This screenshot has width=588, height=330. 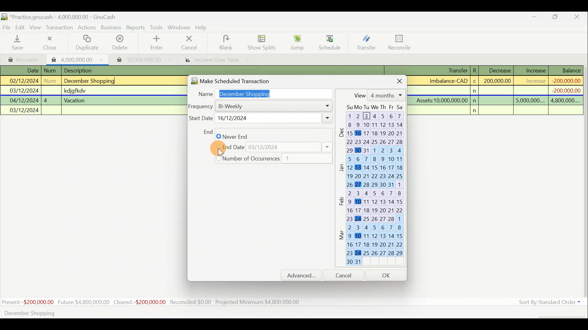 What do you see at coordinates (346, 275) in the screenshot?
I see `Cancel` at bounding box center [346, 275].